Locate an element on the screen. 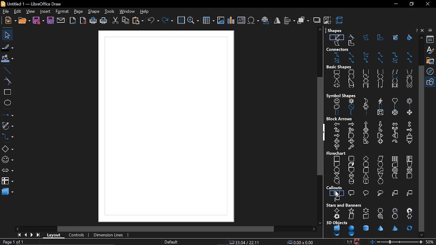 This screenshot has width=436, height=245. connector is located at coordinates (336, 170).